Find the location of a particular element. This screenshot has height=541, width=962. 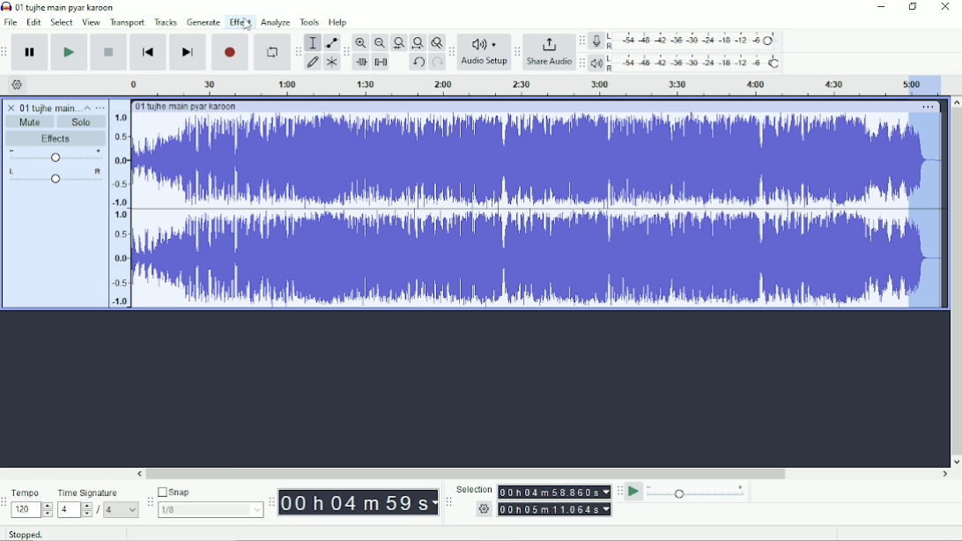

Snap is located at coordinates (211, 493).